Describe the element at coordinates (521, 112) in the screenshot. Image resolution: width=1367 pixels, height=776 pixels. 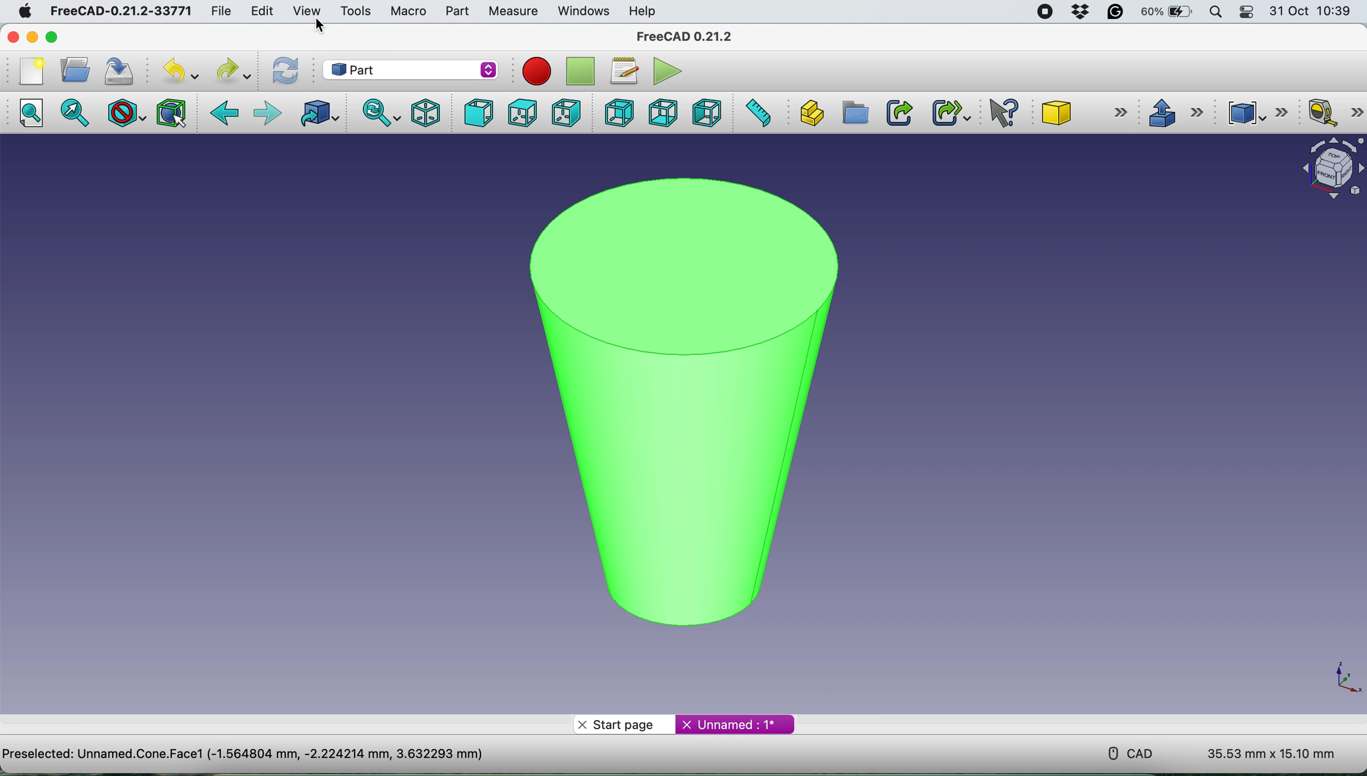
I see `top` at that location.